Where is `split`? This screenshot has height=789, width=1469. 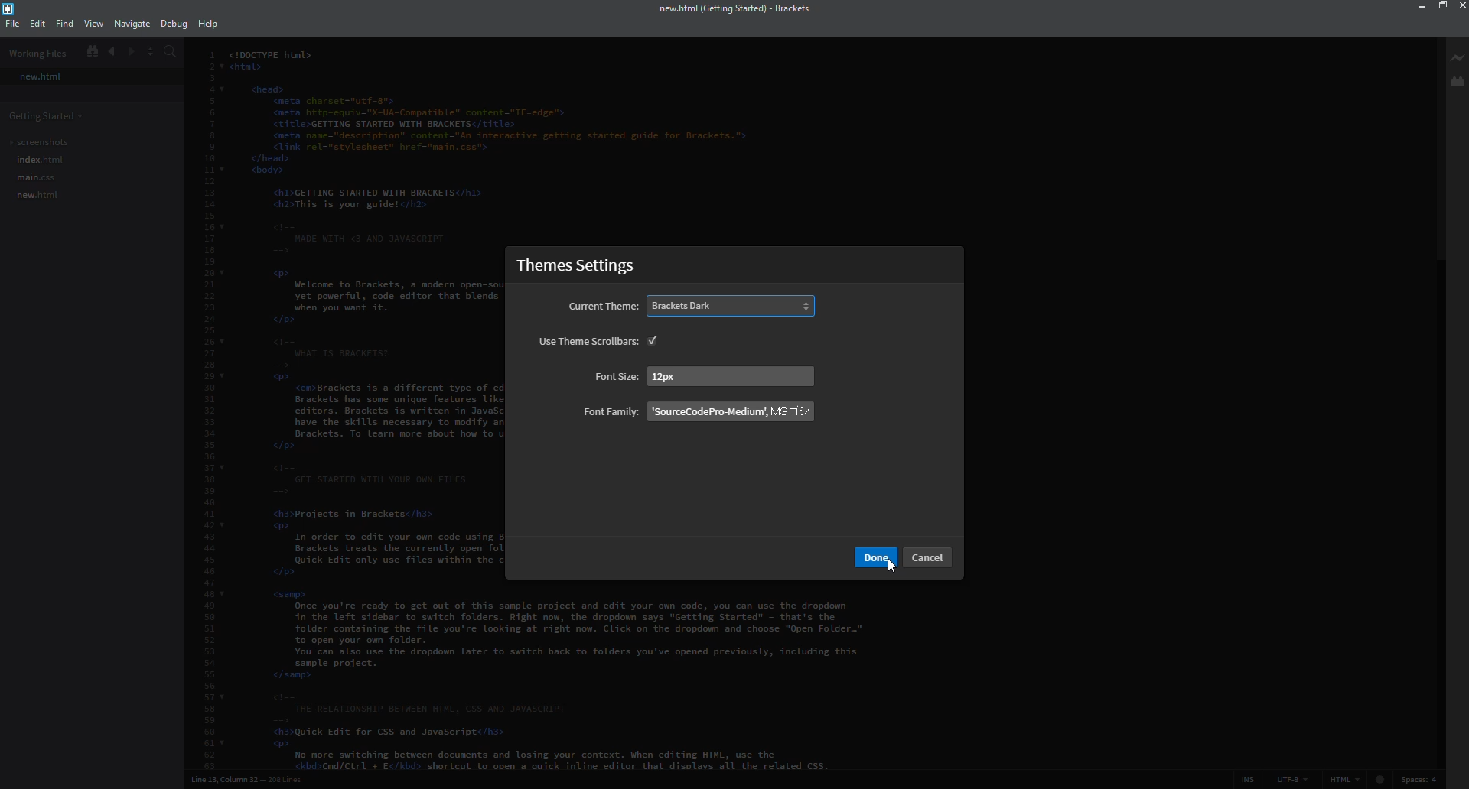
split is located at coordinates (149, 51).